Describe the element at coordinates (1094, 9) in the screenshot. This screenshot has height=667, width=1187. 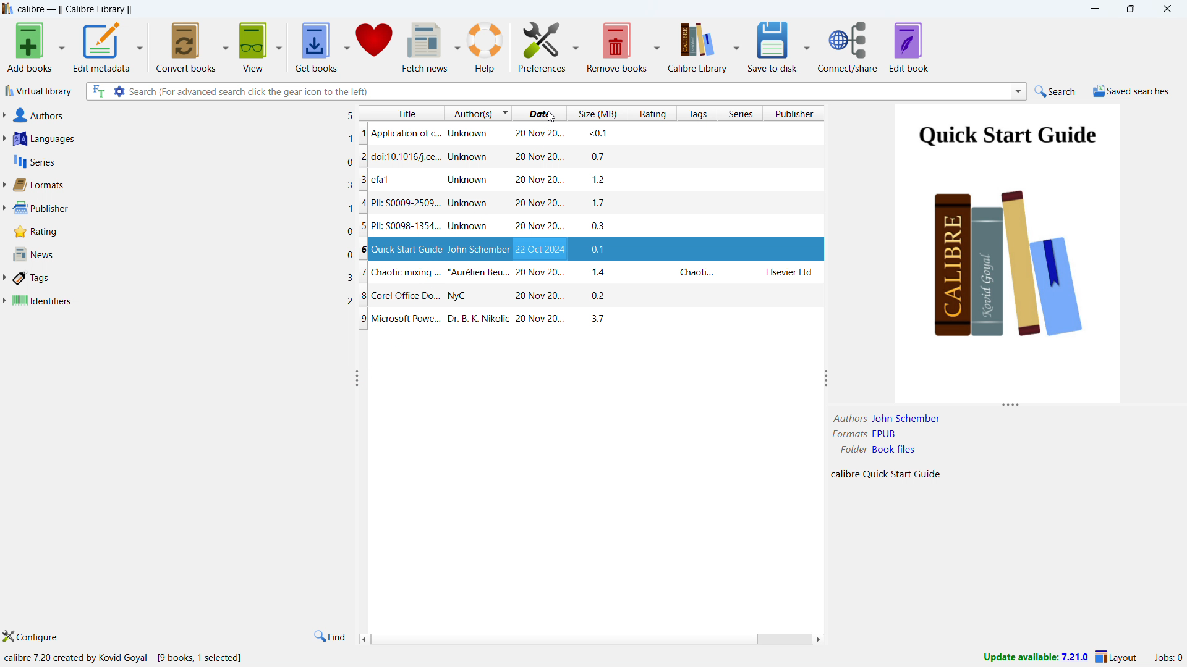
I see `minimize` at that location.